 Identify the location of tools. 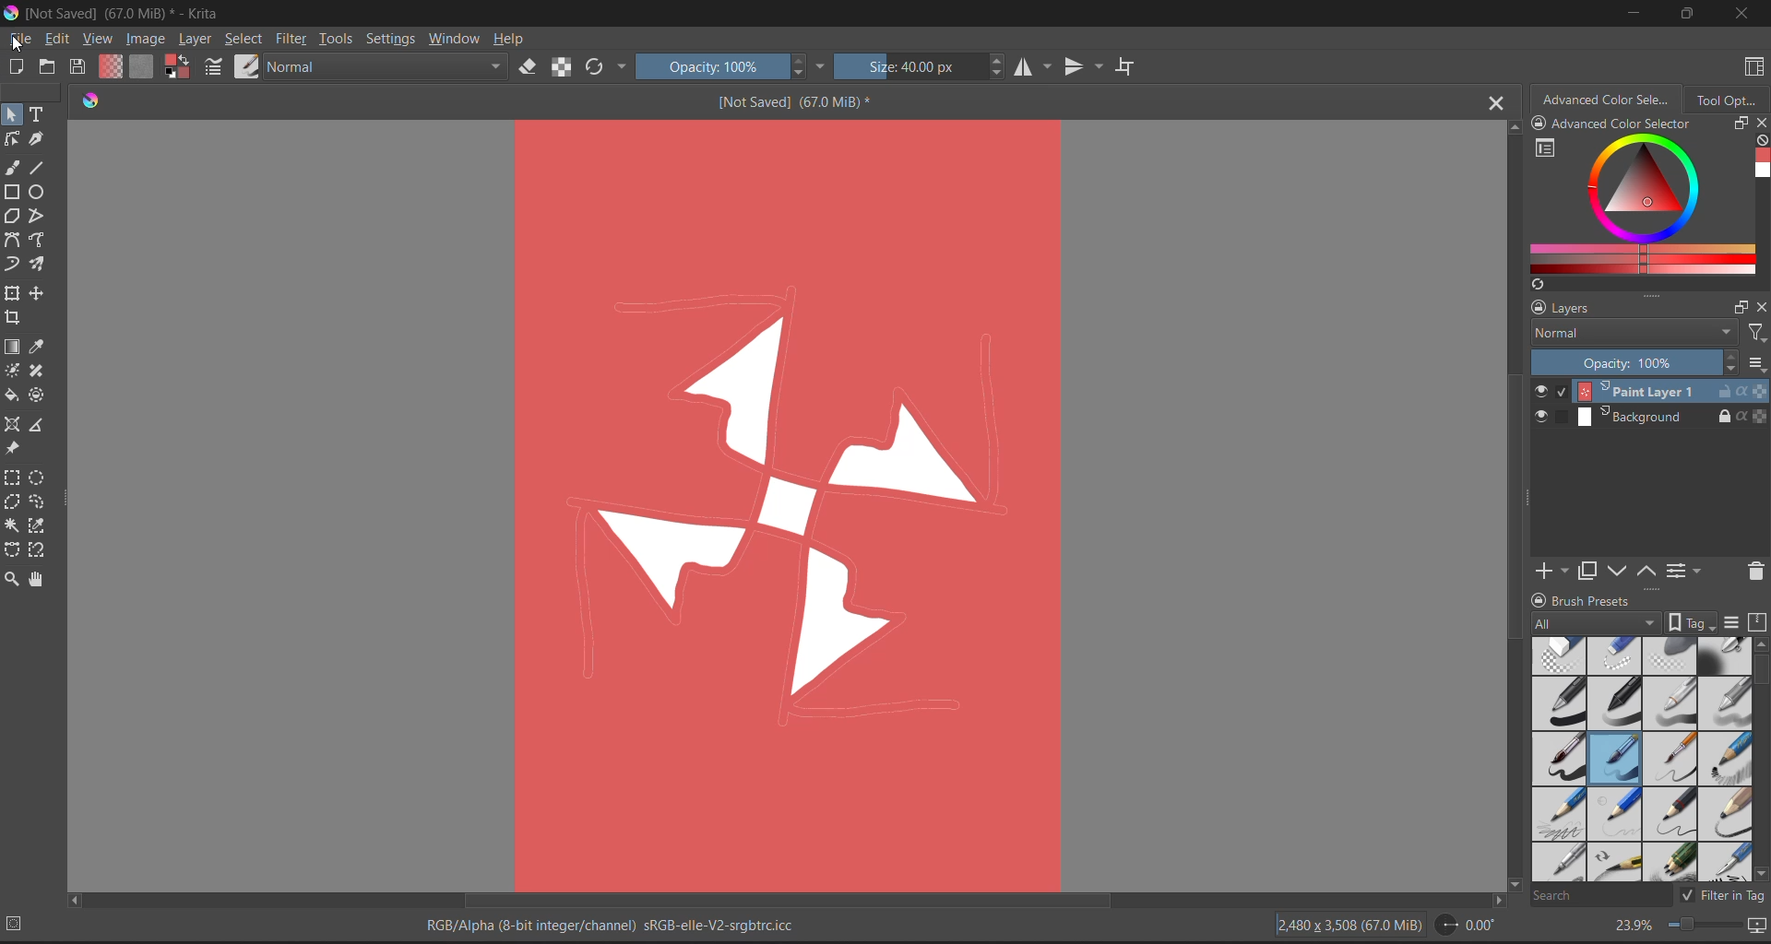
(39, 551).